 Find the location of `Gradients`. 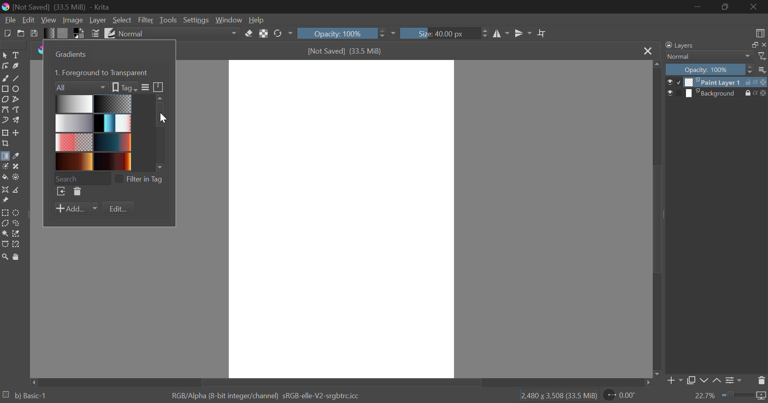

Gradients is located at coordinates (69, 54).